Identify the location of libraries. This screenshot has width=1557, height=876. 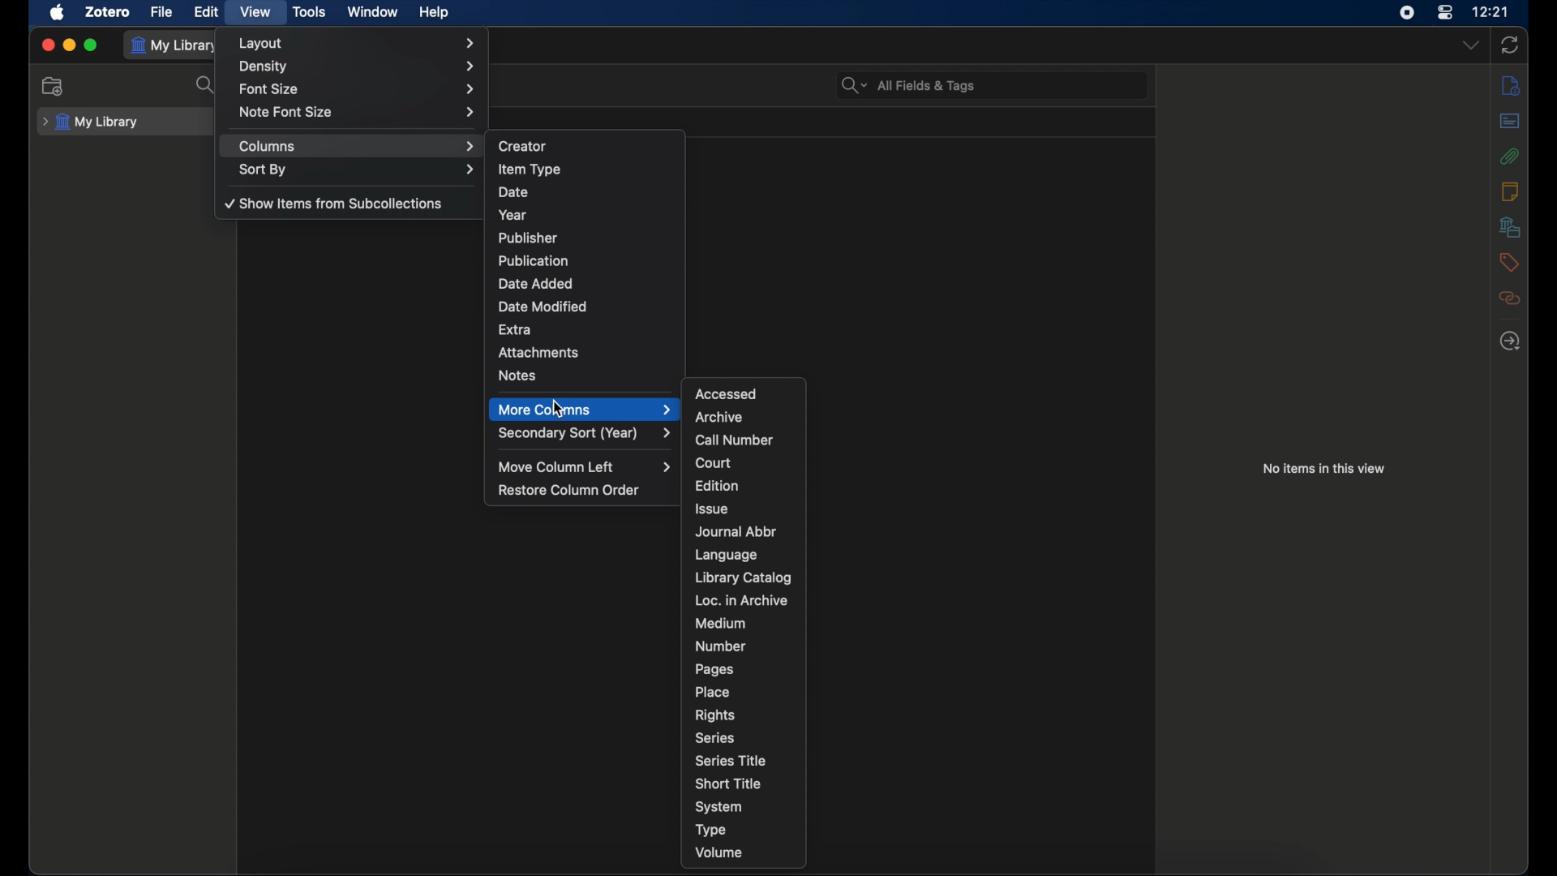
(1510, 227).